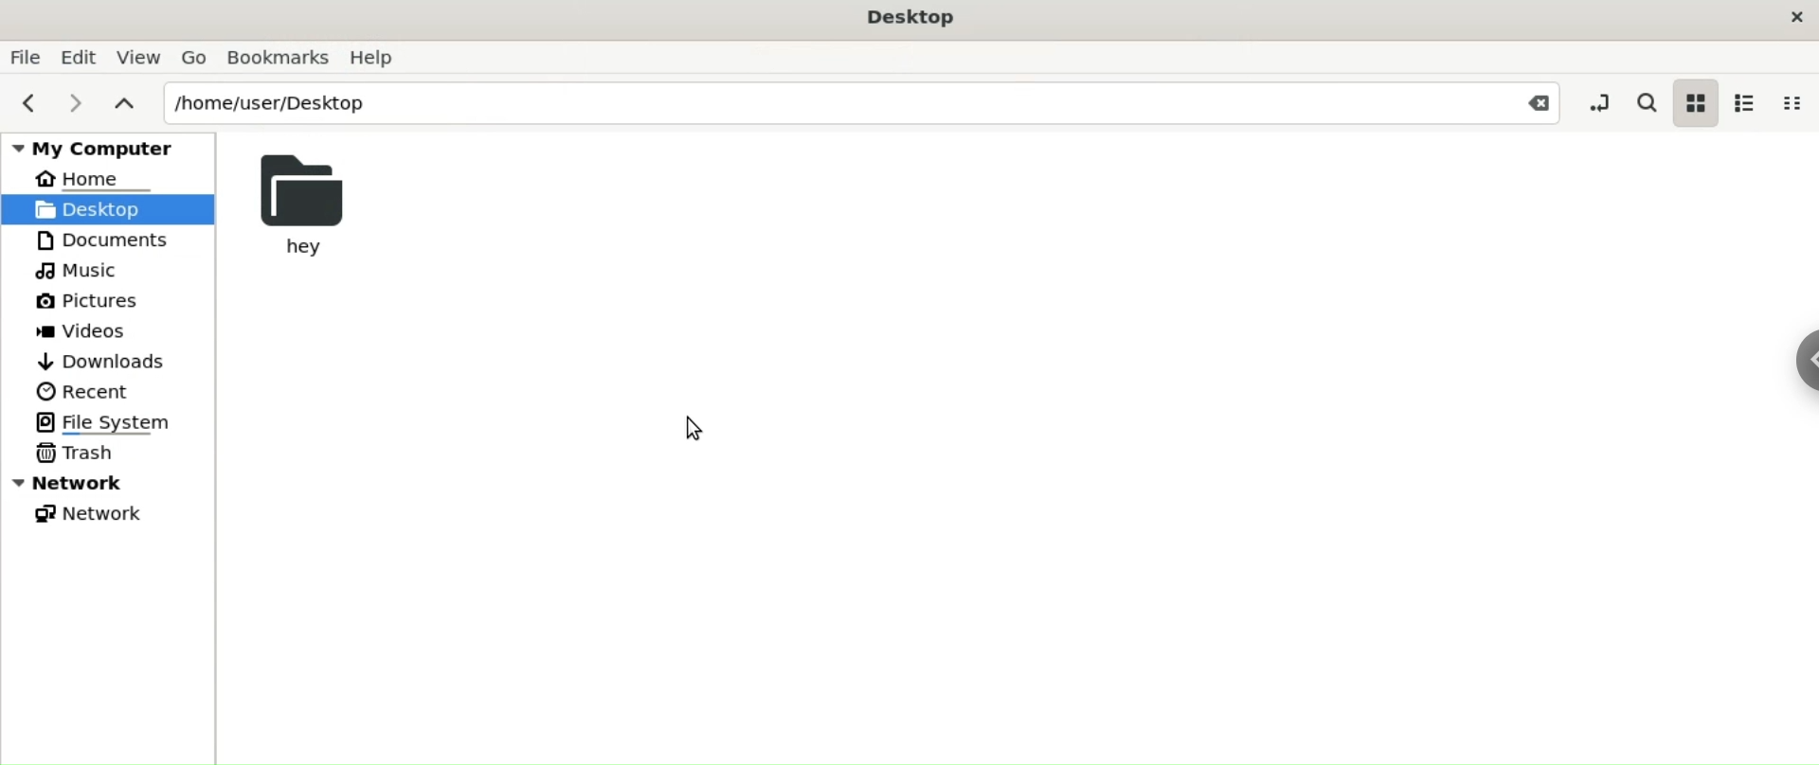 The image size is (1819, 765). I want to click on Music, so click(81, 270).